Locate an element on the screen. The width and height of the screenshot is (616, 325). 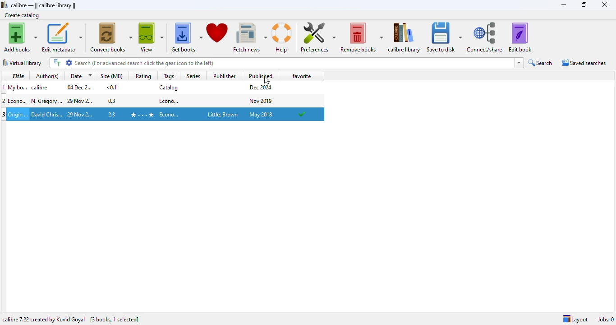
fetch news is located at coordinates (250, 37).